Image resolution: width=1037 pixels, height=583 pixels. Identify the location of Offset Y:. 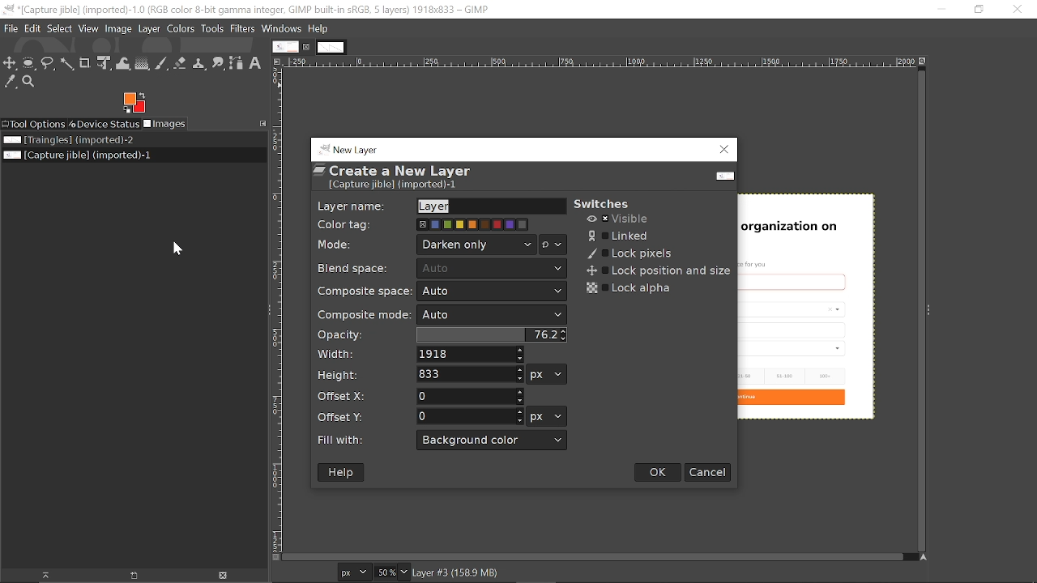
(347, 415).